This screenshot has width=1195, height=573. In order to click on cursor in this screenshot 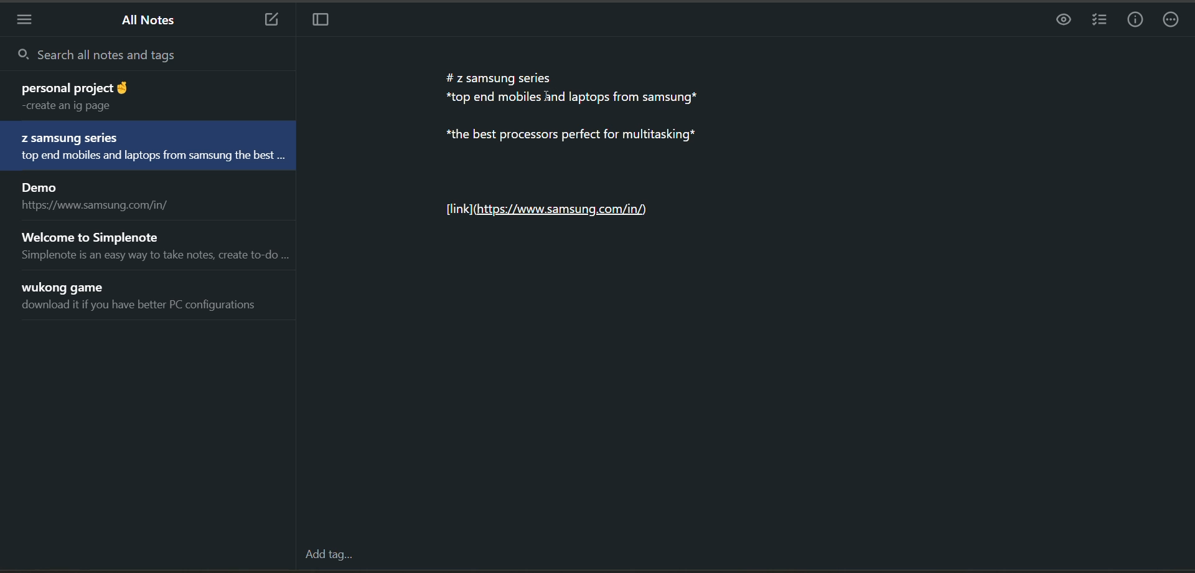, I will do `click(548, 96)`.